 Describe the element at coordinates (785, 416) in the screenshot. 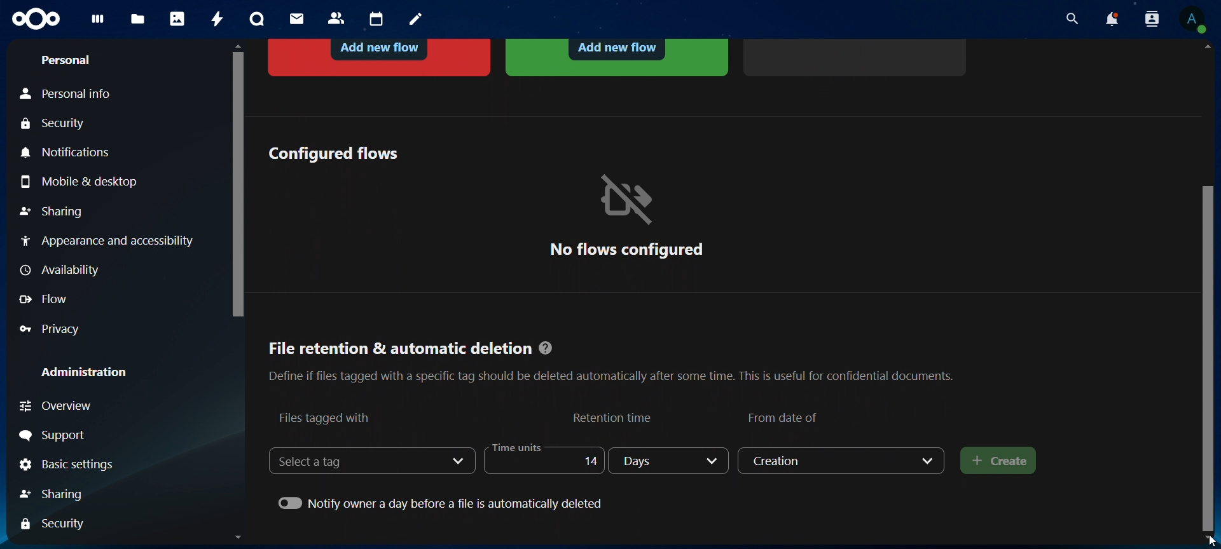

I see `from date of` at that location.